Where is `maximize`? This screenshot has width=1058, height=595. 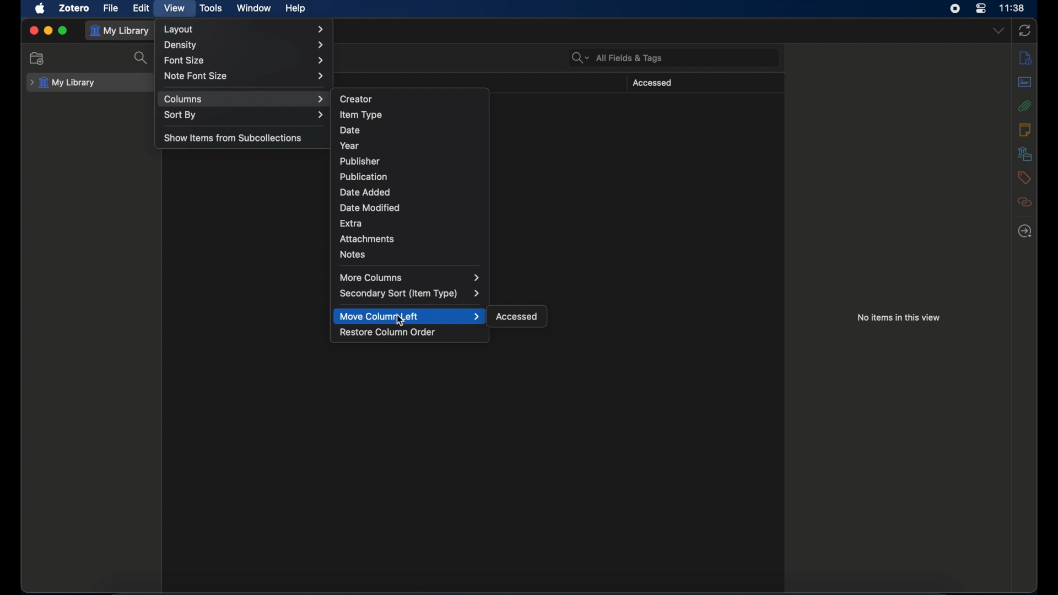 maximize is located at coordinates (63, 31).